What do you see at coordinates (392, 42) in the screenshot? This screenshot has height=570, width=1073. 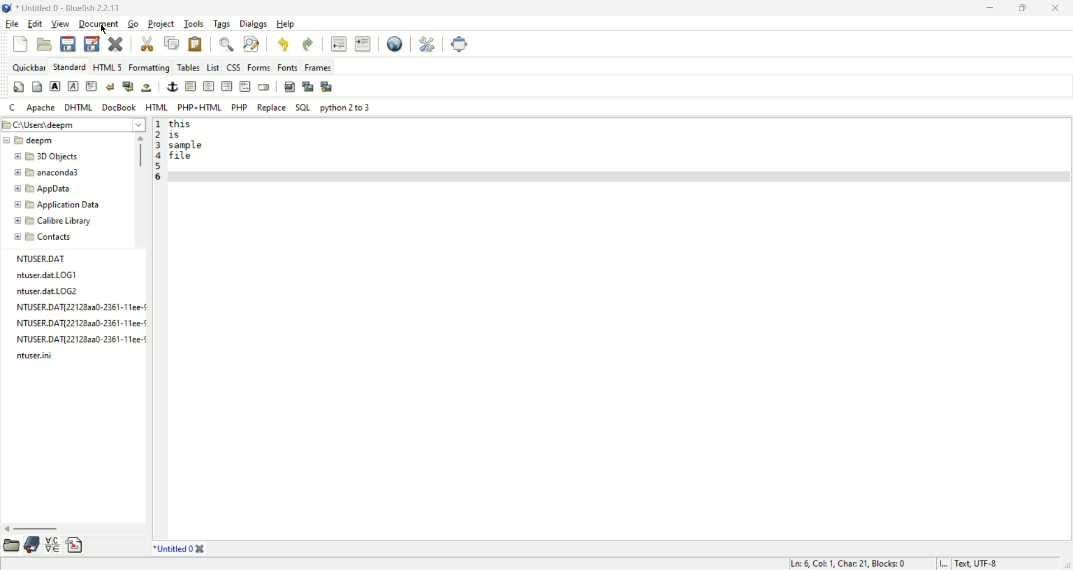 I see `preview in browser` at bounding box center [392, 42].